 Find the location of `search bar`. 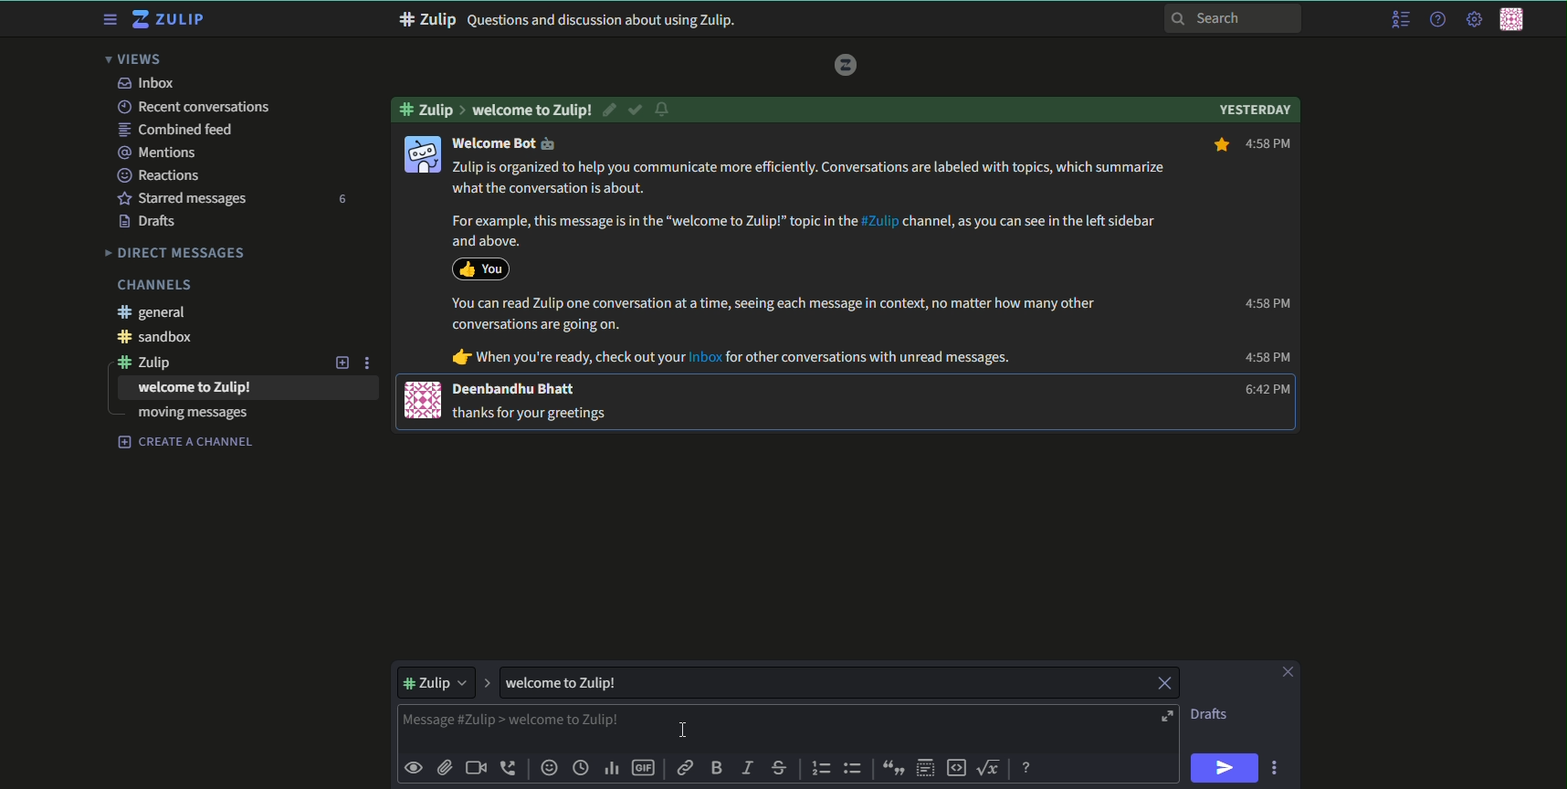

search bar is located at coordinates (1234, 17).